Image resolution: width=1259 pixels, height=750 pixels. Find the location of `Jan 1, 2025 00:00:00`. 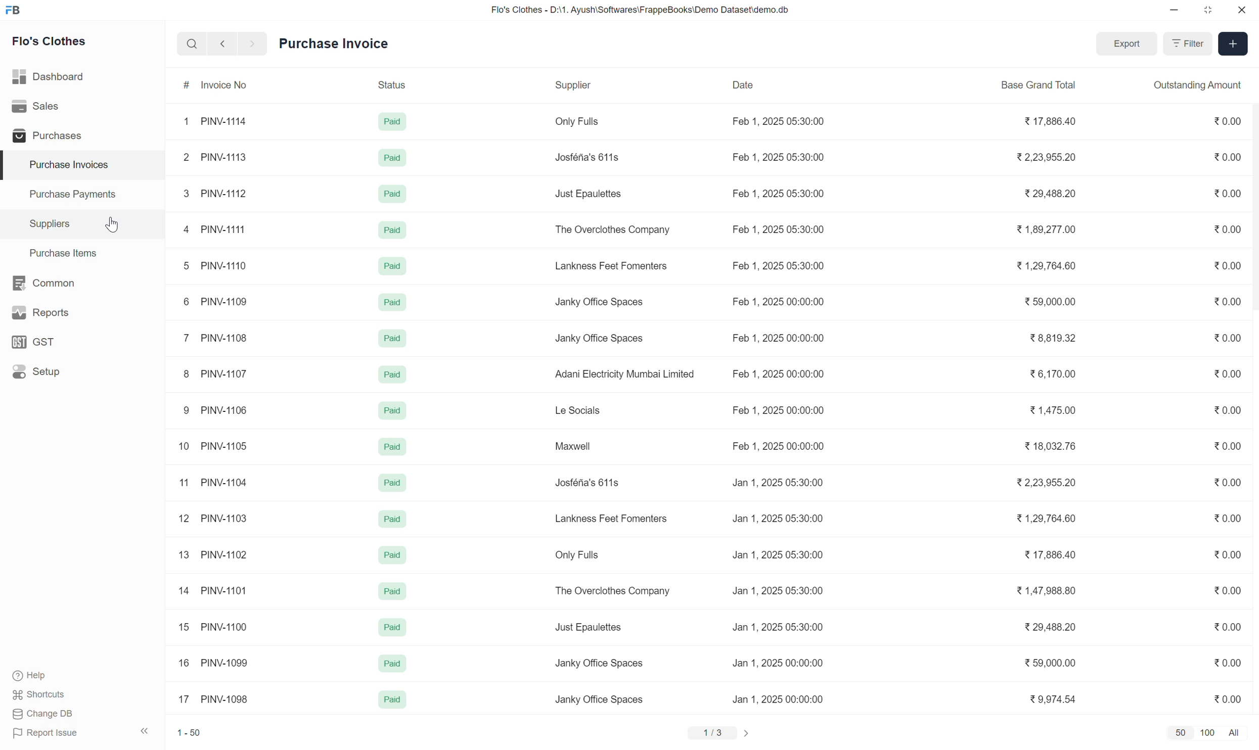

Jan 1, 2025 00:00:00 is located at coordinates (778, 663).